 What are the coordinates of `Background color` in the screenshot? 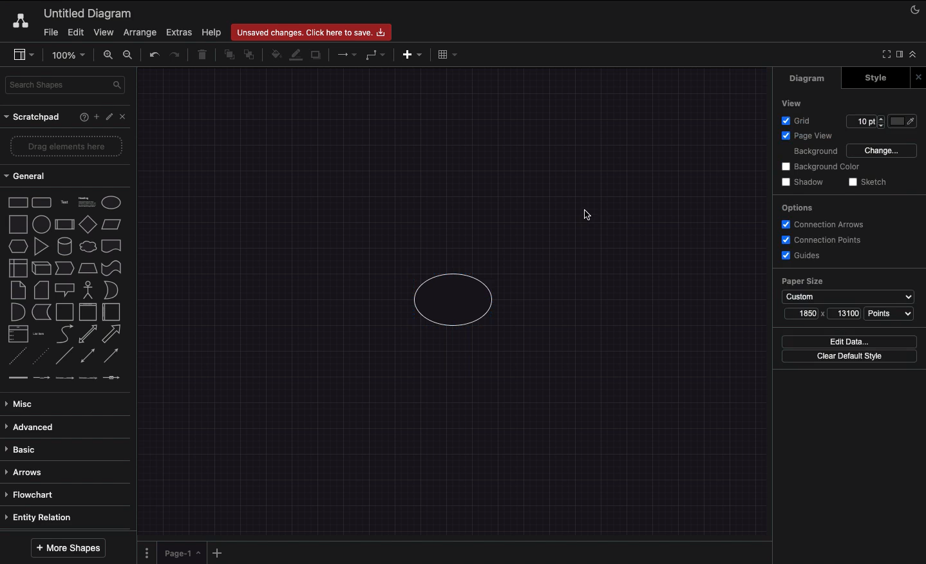 It's located at (822, 167).